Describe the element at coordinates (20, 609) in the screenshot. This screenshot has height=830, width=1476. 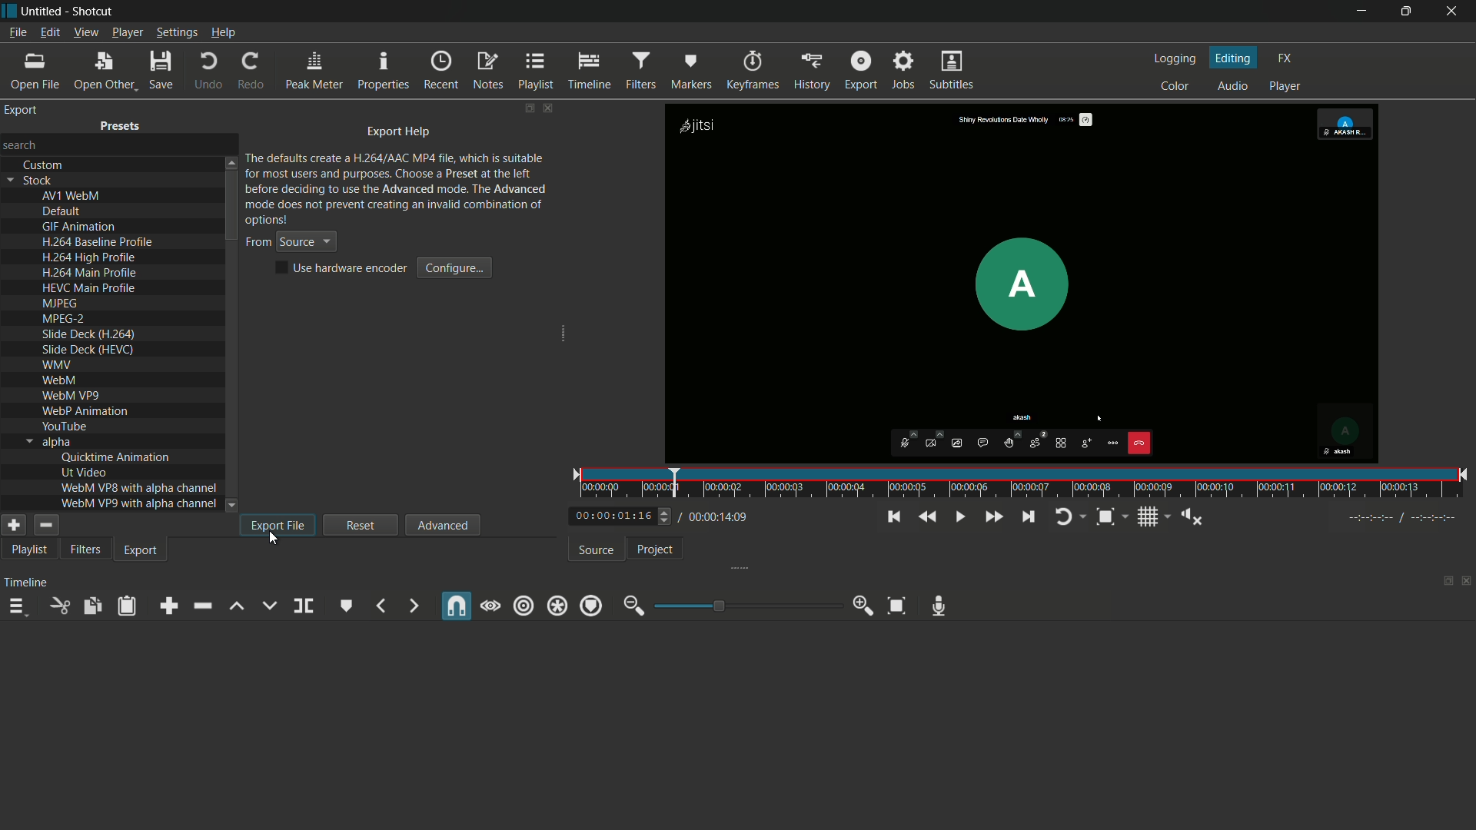
I see `timeline menu` at that location.